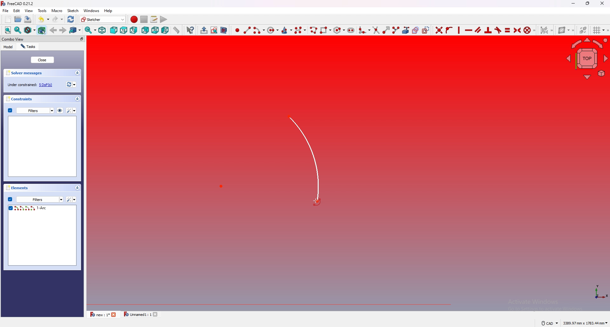  I want to click on CAD, so click(549, 323).